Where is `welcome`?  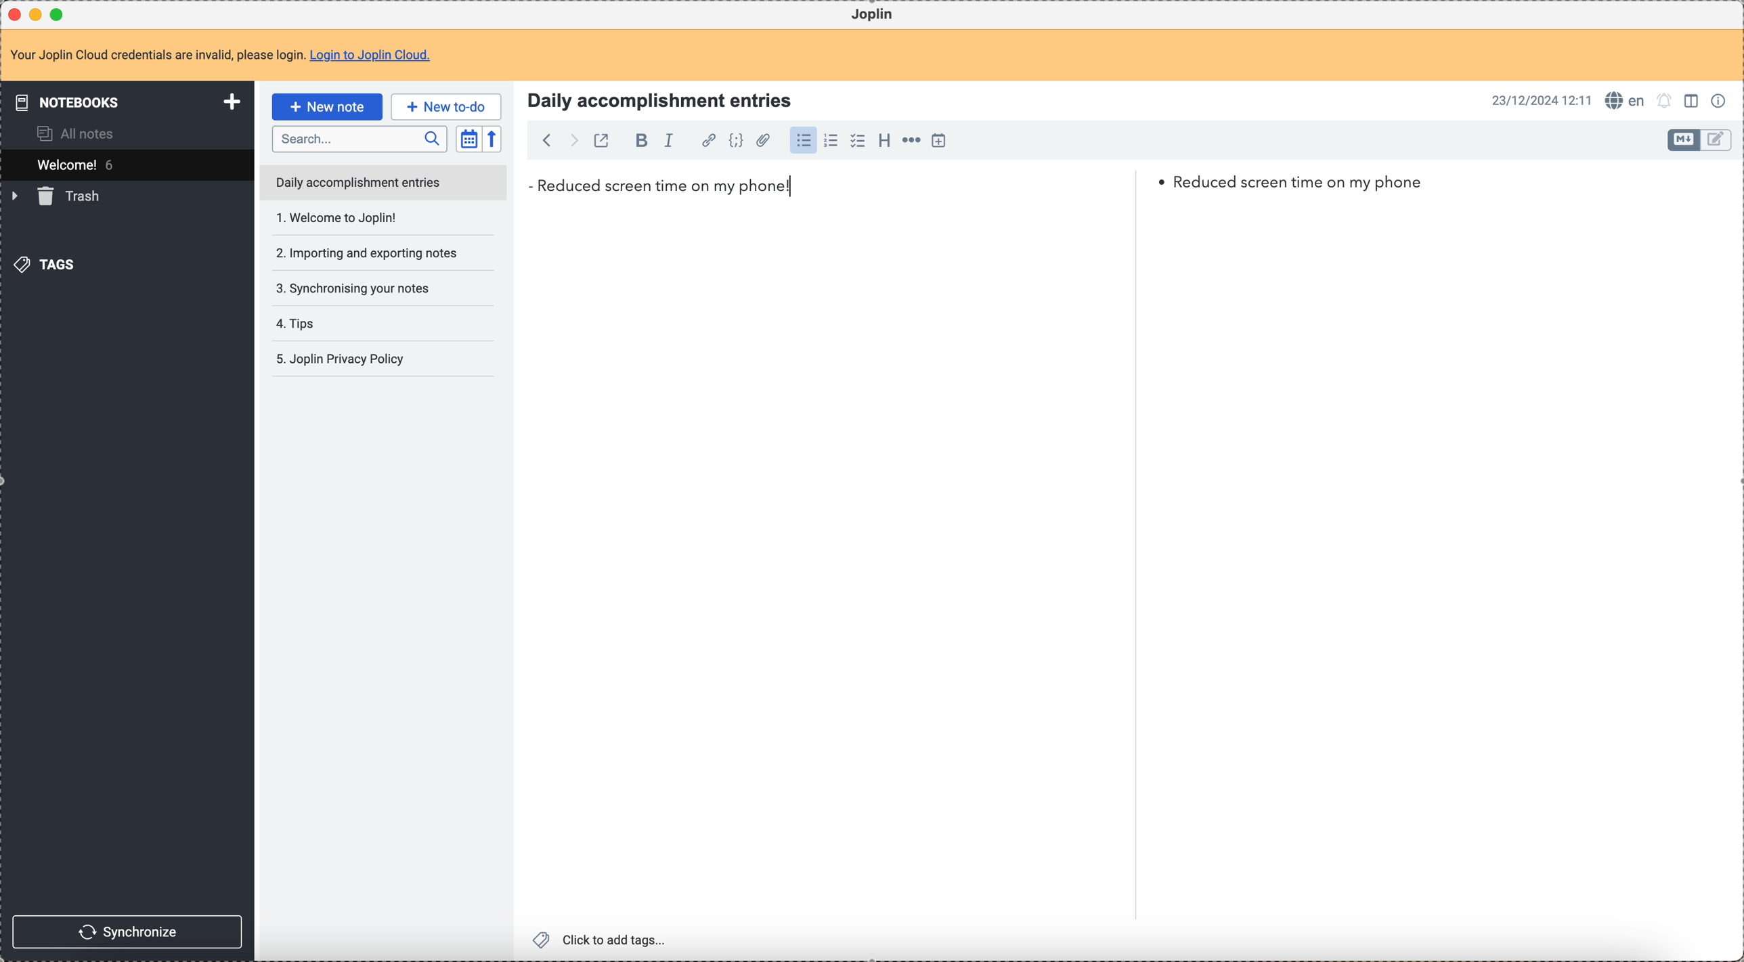 welcome is located at coordinates (125, 165).